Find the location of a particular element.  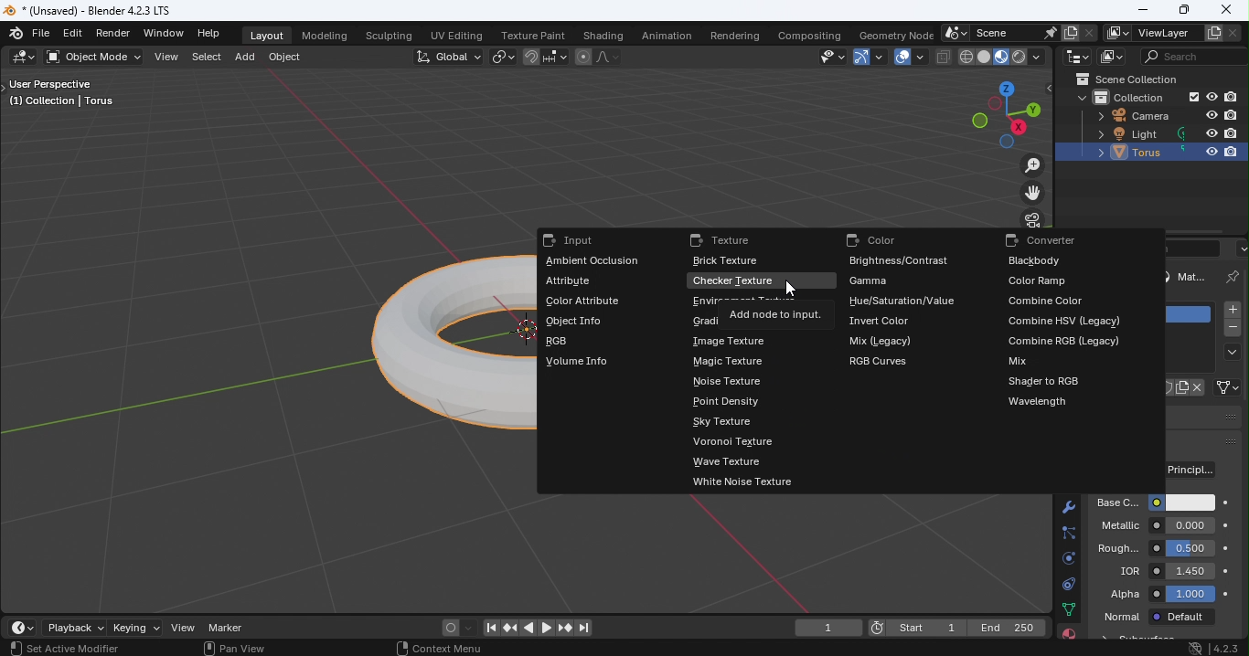

Transform pivot point is located at coordinates (502, 56).